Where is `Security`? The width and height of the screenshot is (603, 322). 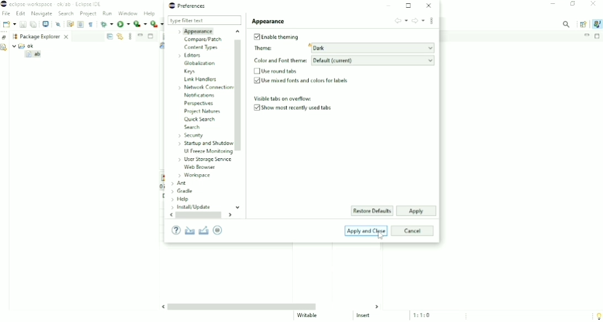
Security is located at coordinates (191, 135).